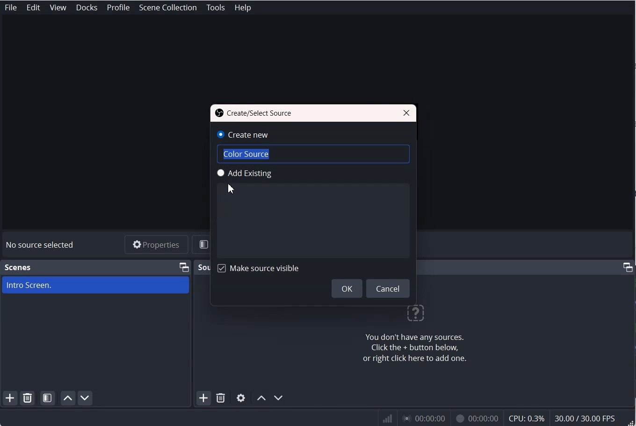 The height and width of the screenshot is (426, 636). What do you see at coordinates (86, 398) in the screenshot?
I see `Move Scene Down` at bounding box center [86, 398].